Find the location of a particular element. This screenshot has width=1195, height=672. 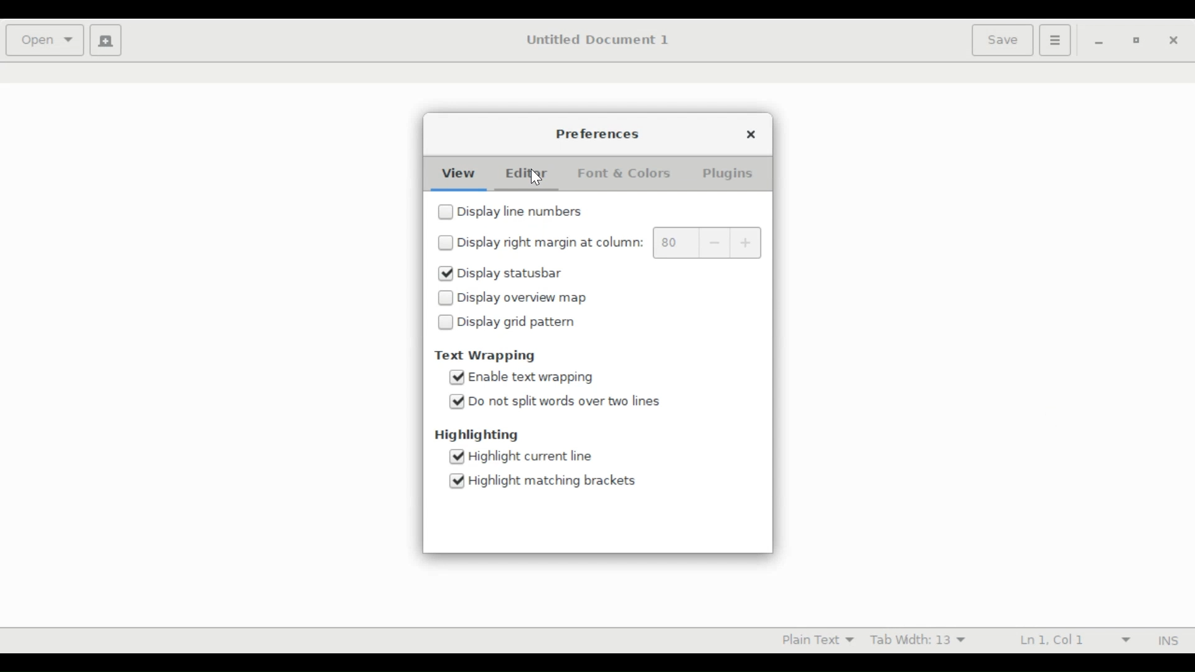

close is located at coordinates (1172, 39).